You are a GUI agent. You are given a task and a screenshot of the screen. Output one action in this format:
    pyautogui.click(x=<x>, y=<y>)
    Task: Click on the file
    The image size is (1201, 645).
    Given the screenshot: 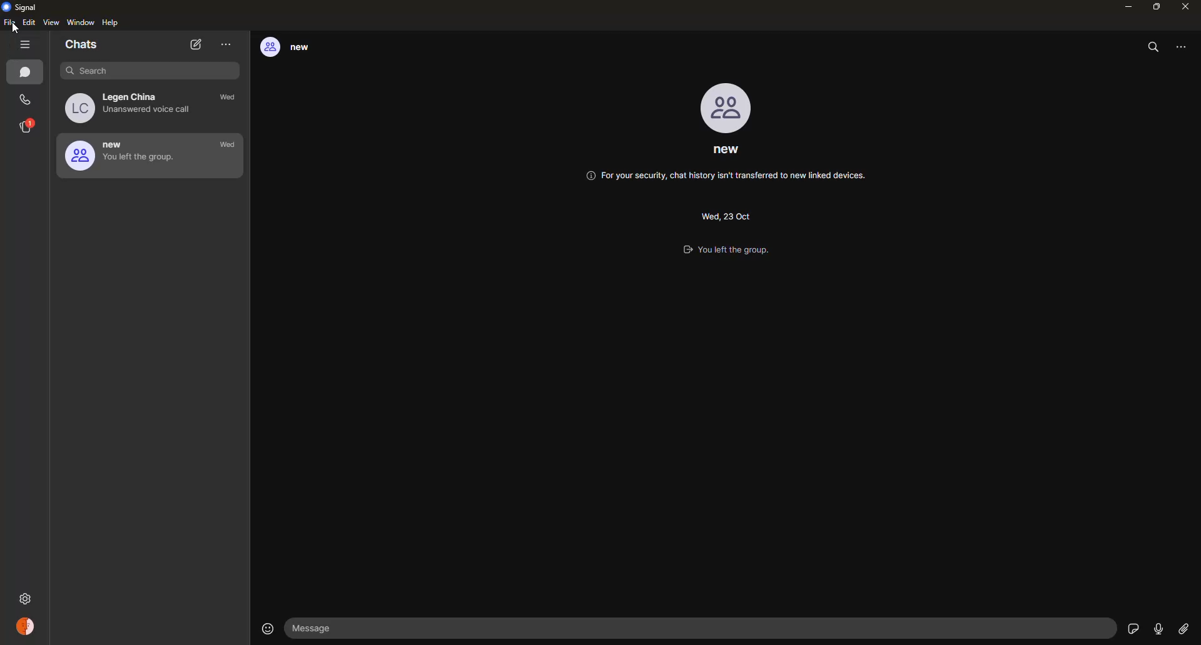 What is the action you would take?
    pyautogui.click(x=9, y=24)
    